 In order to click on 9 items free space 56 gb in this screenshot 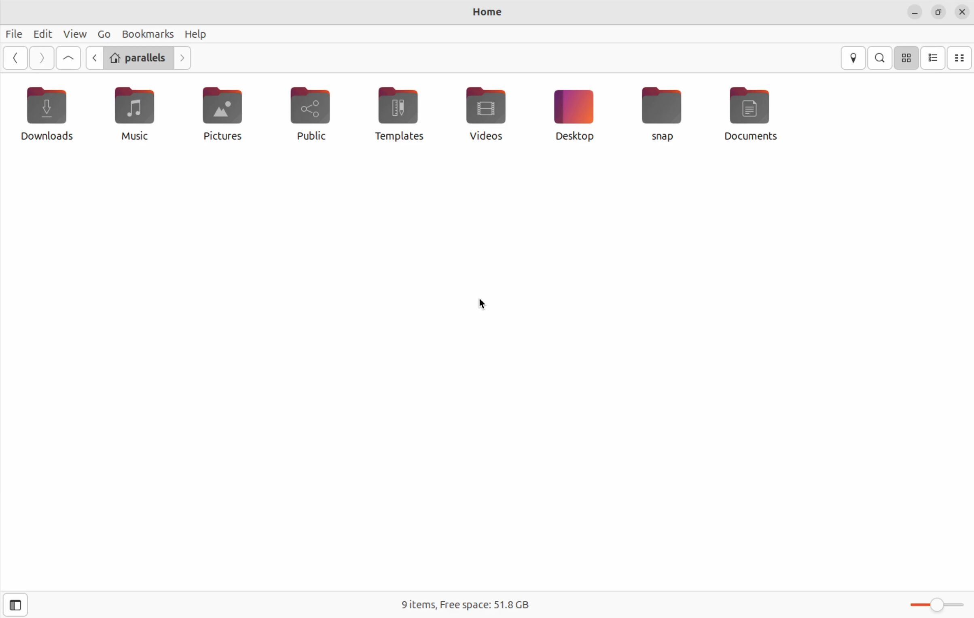, I will do `click(471, 604)`.